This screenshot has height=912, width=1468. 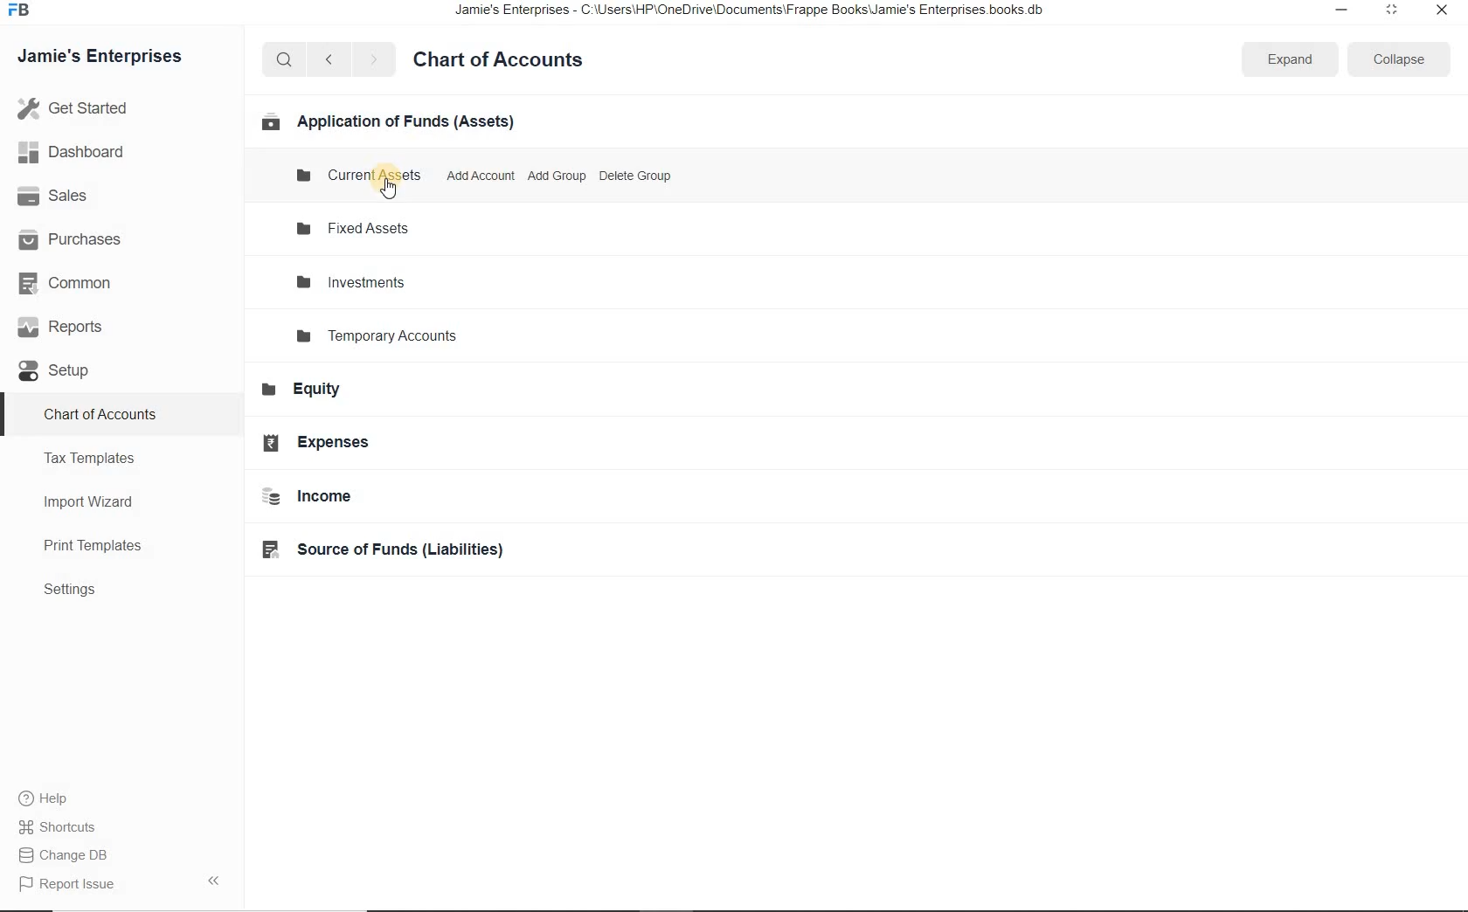 What do you see at coordinates (103, 413) in the screenshot?
I see `Chart of Accounts` at bounding box center [103, 413].